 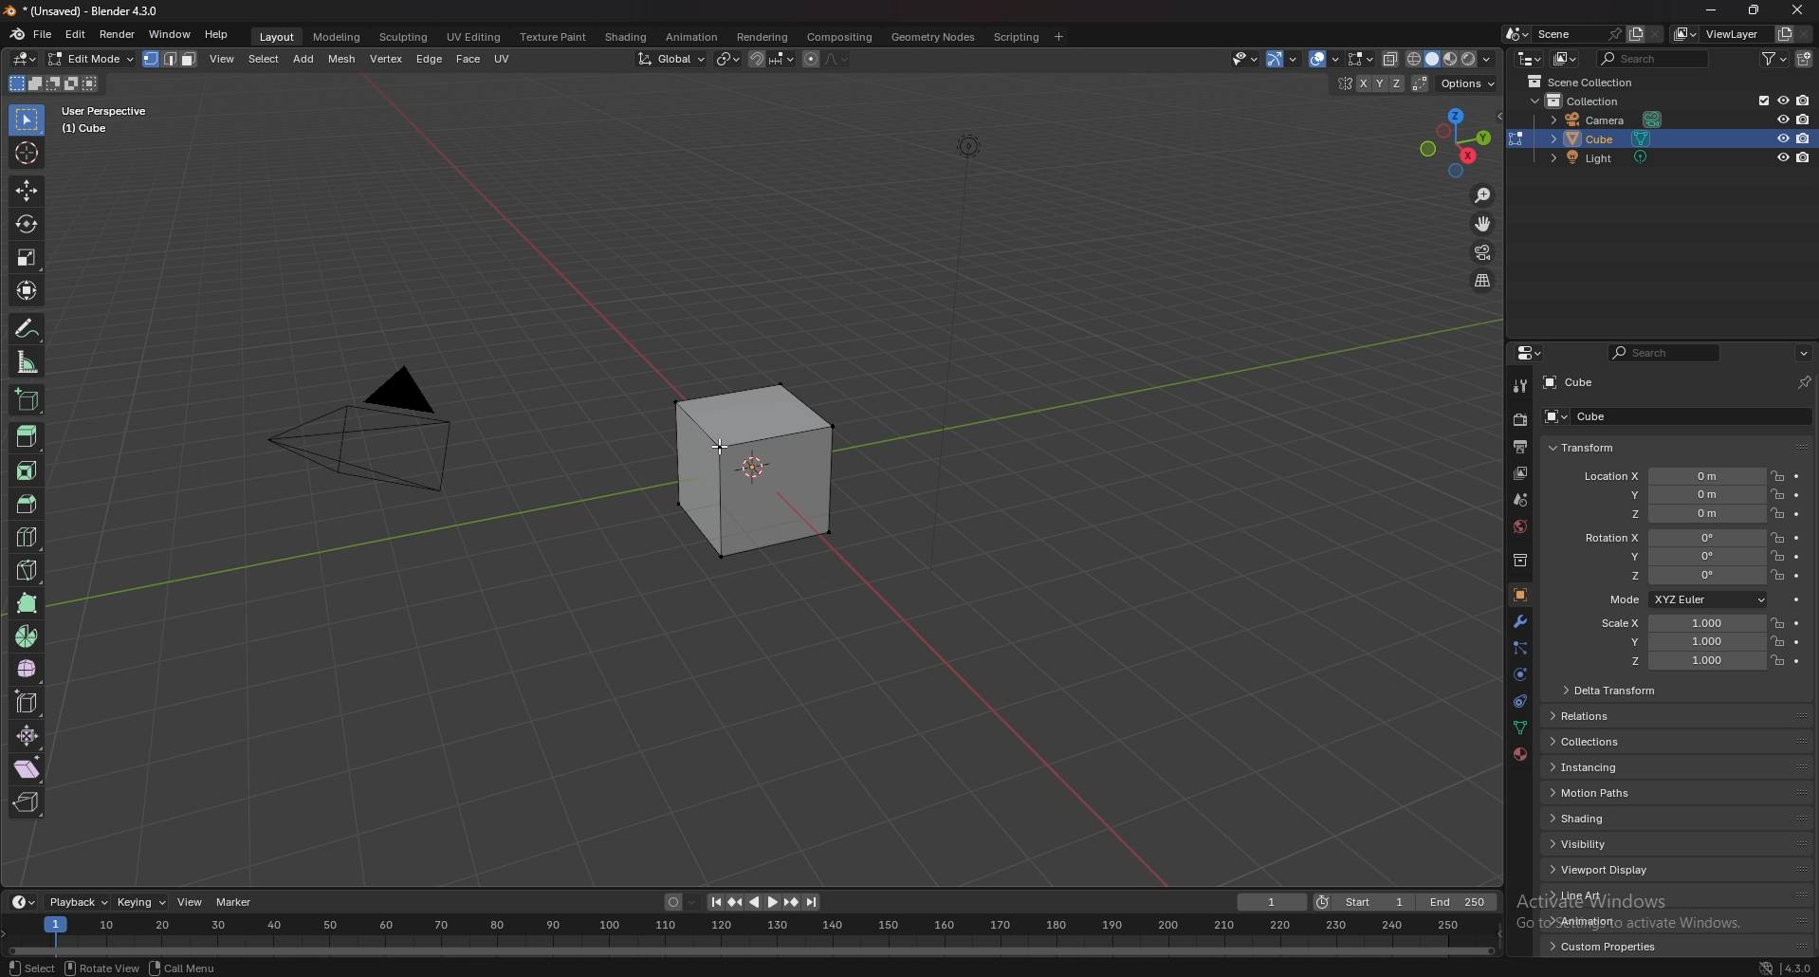 I want to click on scale x, so click(x=1680, y=623).